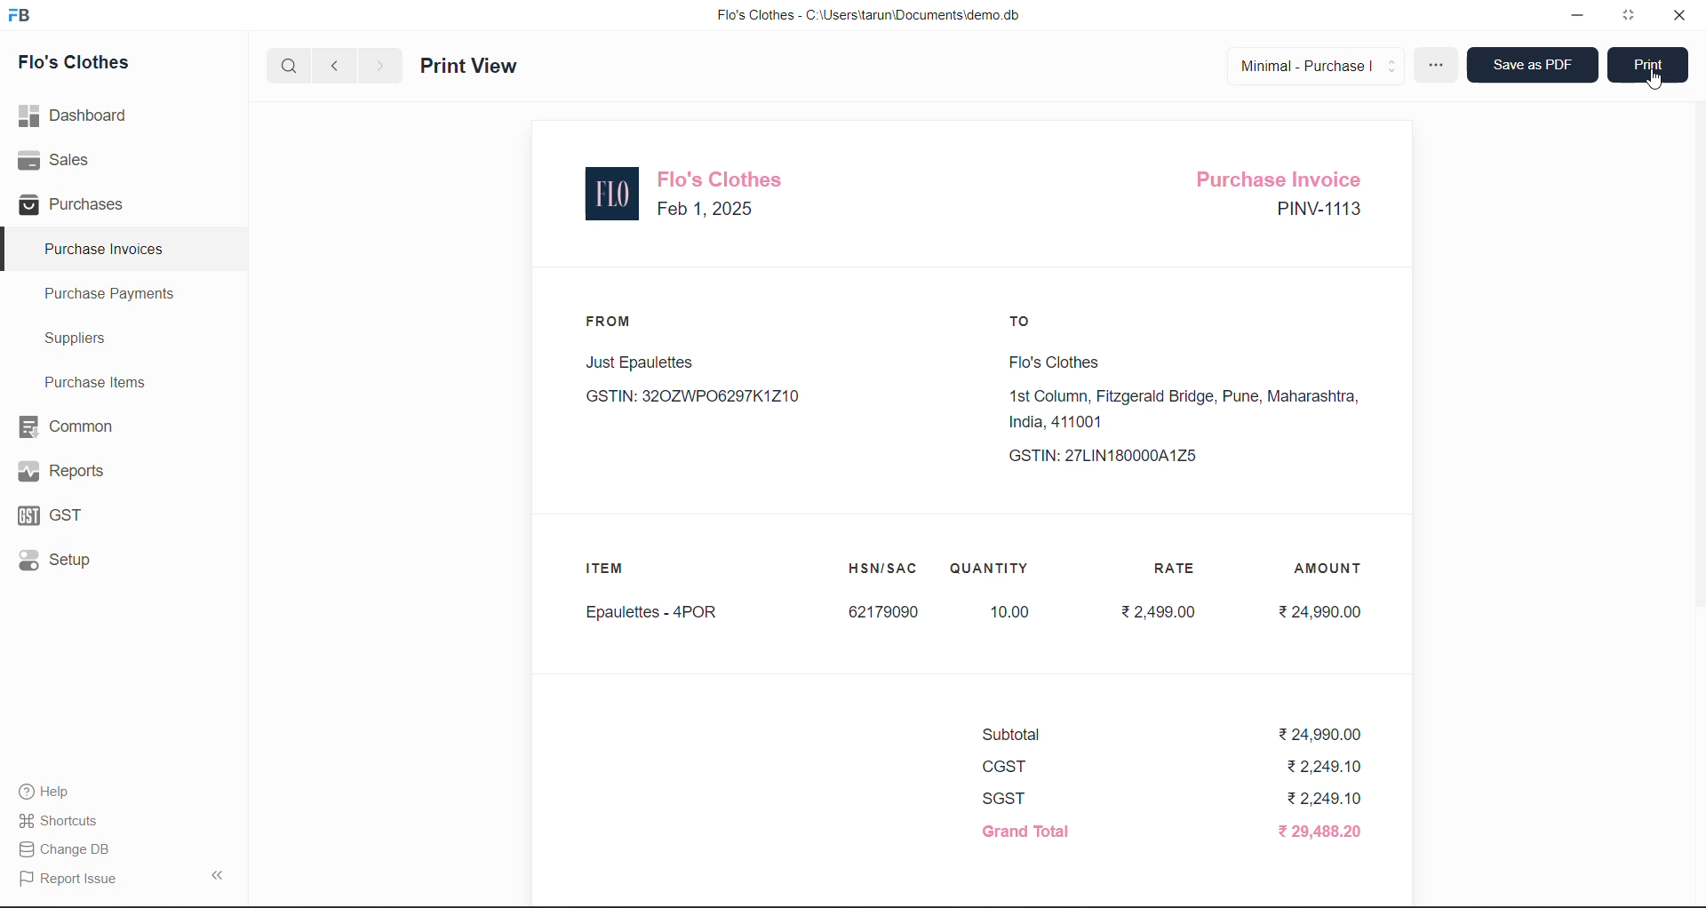  I want to click on window mode, so click(1630, 15).